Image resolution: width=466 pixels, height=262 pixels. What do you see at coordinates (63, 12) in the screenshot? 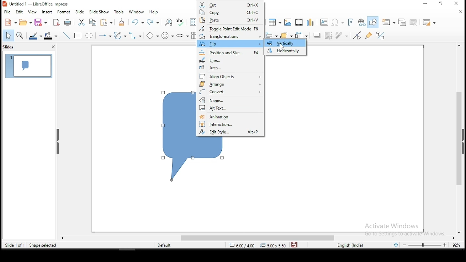
I see `format` at bounding box center [63, 12].